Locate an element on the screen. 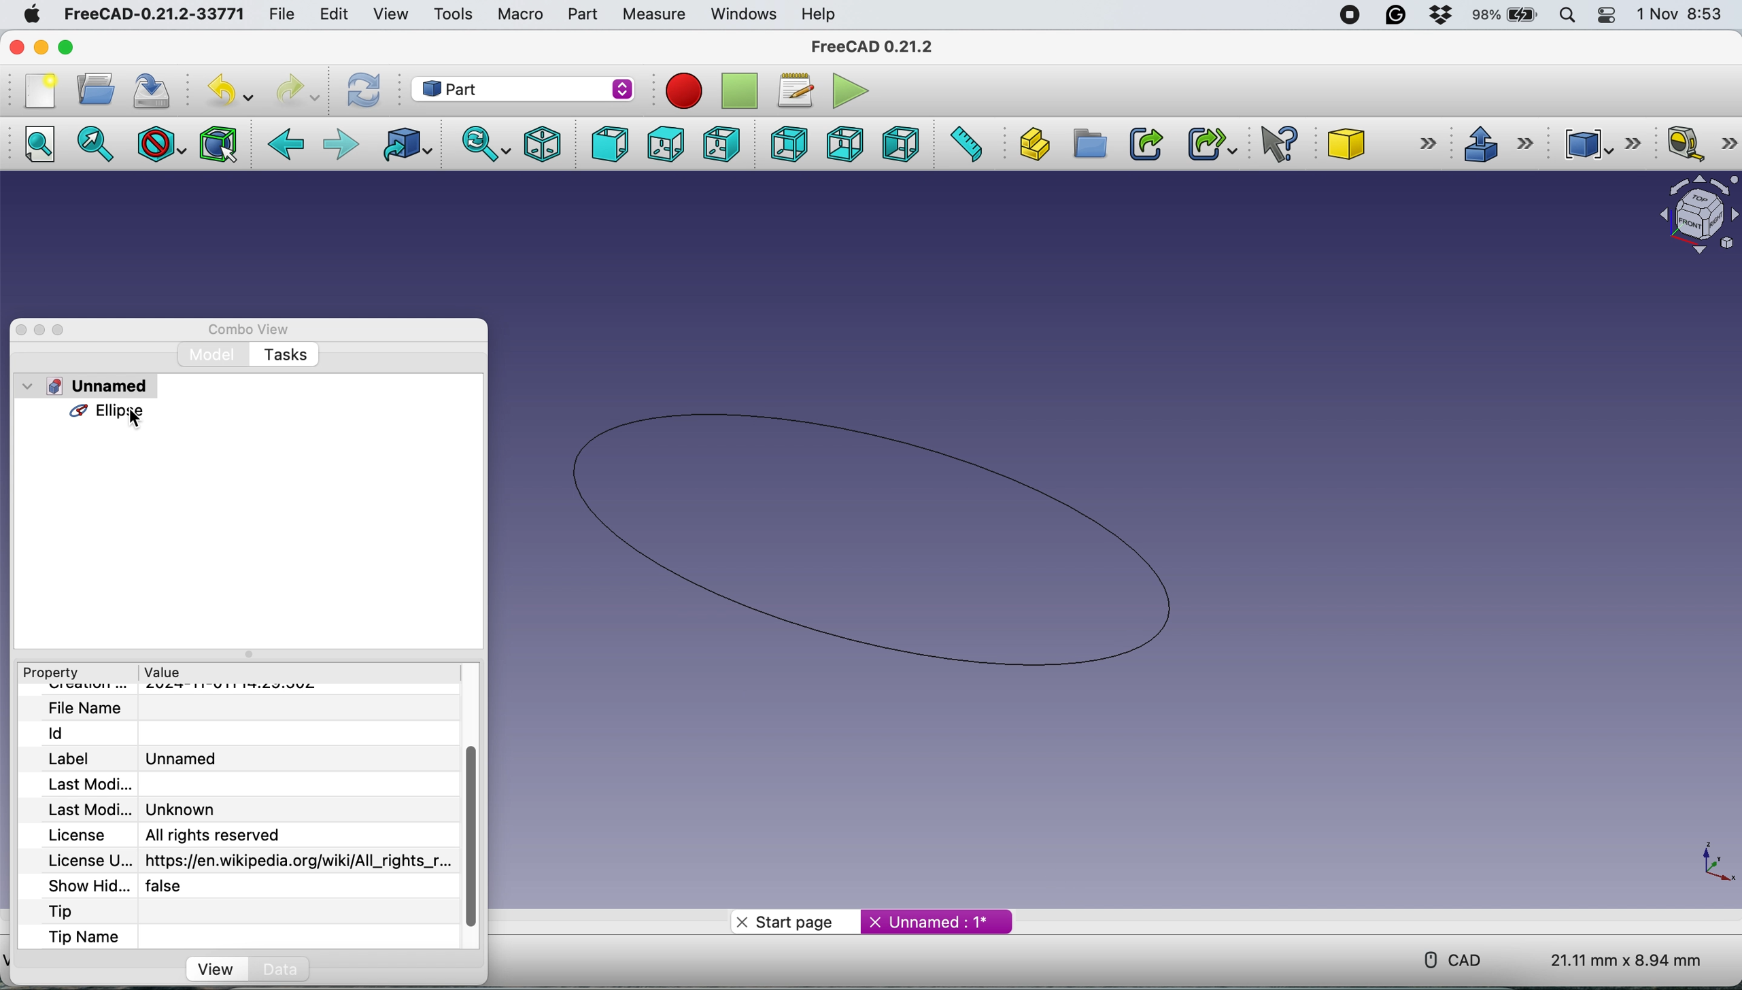 The image size is (1742, 990). isometric is located at coordinates (543, 143).